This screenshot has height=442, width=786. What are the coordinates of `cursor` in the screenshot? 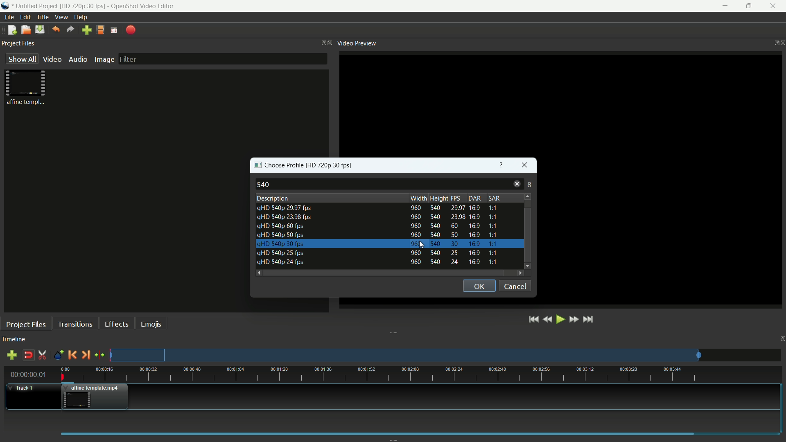 It's located at (421, 246).